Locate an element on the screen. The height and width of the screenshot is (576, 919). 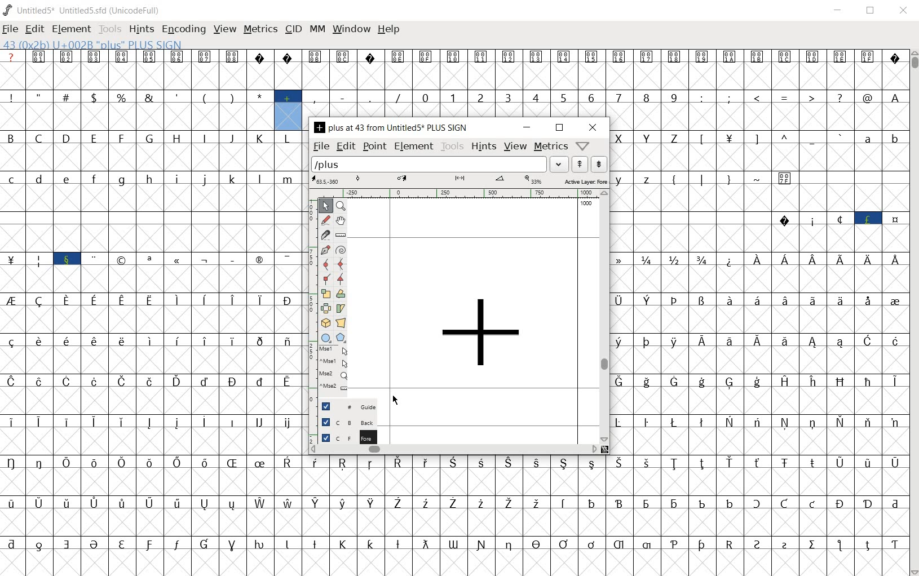
change whether spiro is active or not is located at coordinates (341, 249).